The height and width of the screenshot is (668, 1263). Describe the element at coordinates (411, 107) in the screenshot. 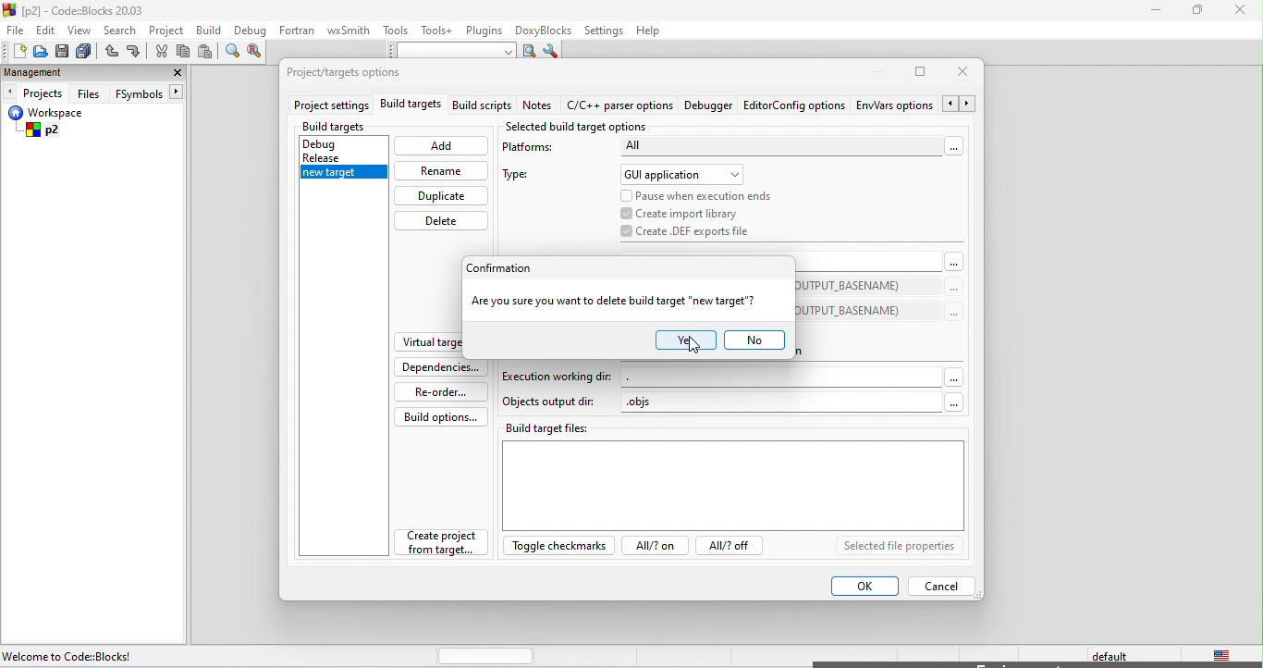

I see `build targets` at that location.